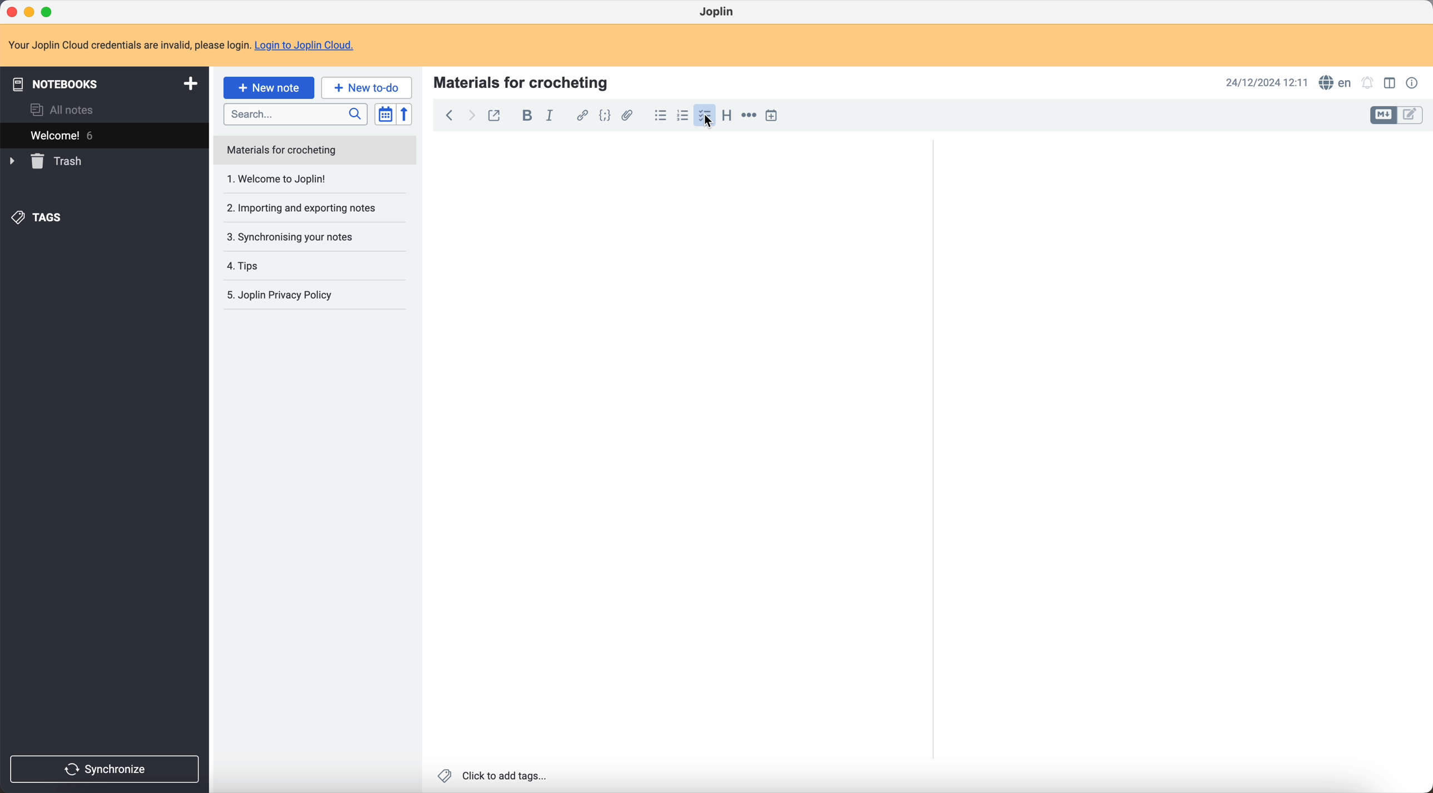  Describe the element at coordinates (13, 12) in the screenshot. I see `close` at that location.